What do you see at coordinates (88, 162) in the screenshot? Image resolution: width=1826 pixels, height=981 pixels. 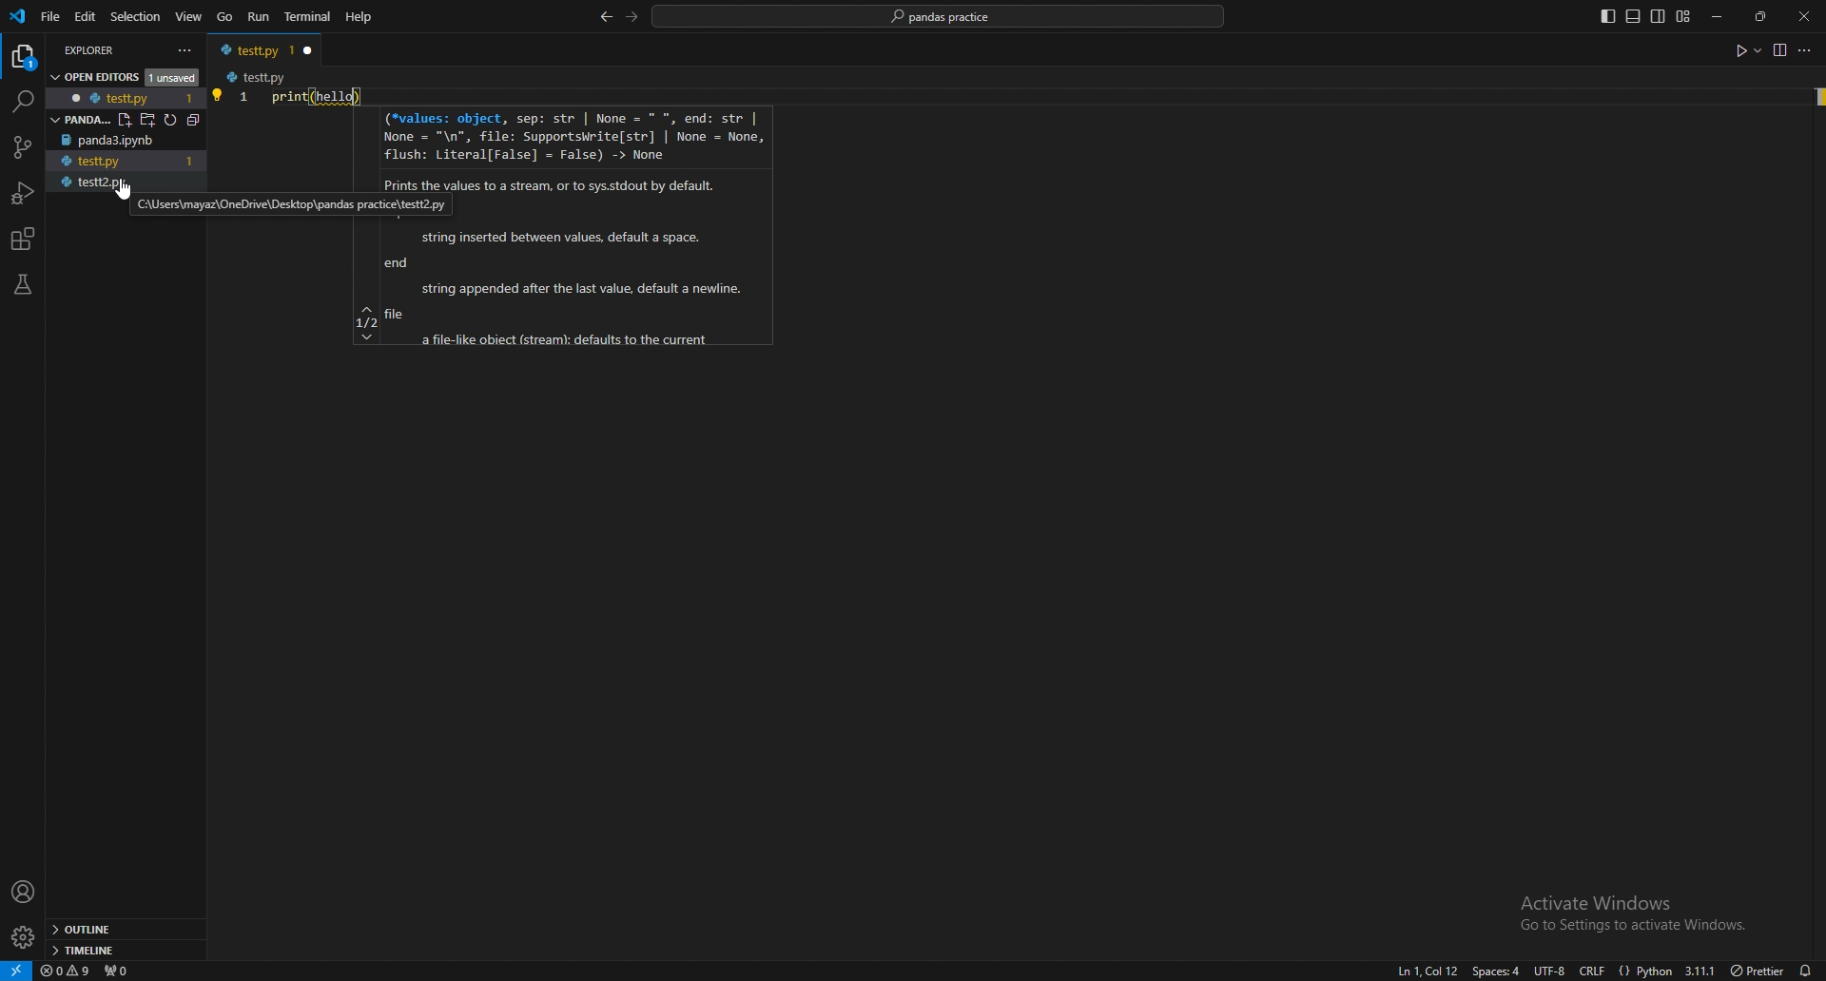 I see `testt.py` at bounding box center [88, 162].